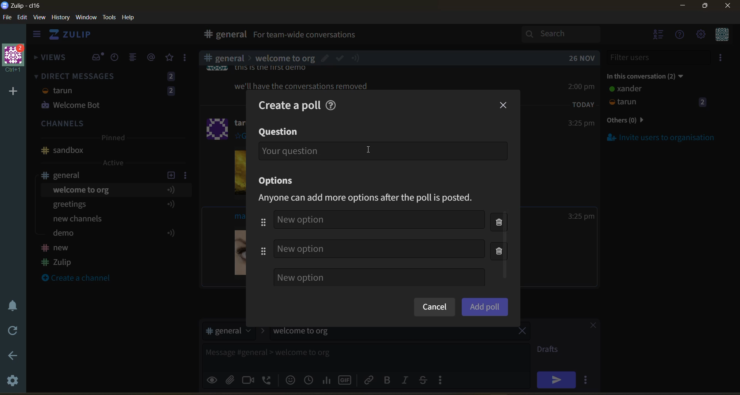  Describe the element at coordinates (153, 57) in the screenshot. I see `mentions` at that location.